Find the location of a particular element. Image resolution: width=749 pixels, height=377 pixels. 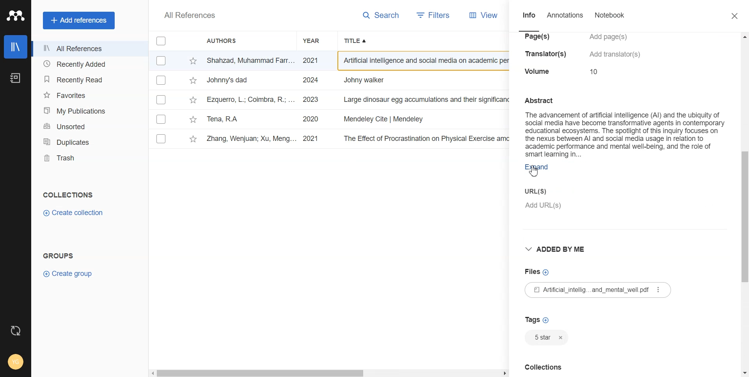

pages is located at coordinates (538, 37).